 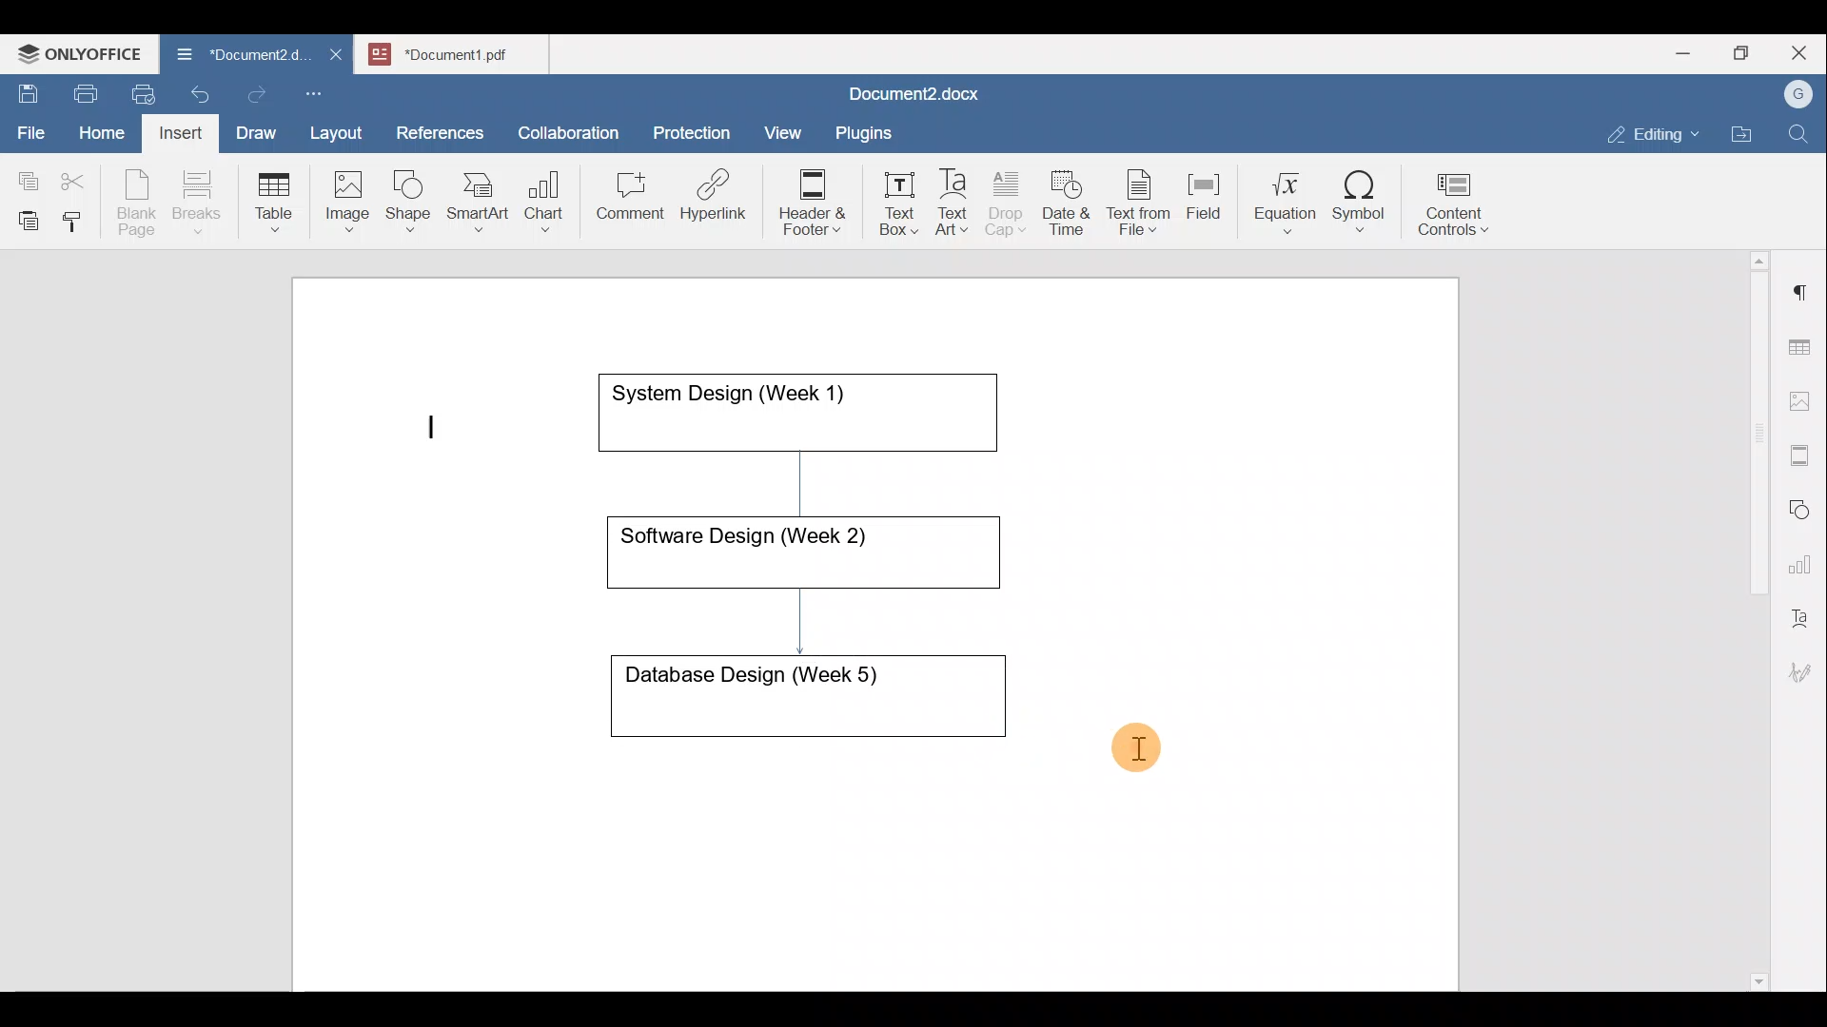 I want to click on Chart settings, so click(x=1804, y=556).